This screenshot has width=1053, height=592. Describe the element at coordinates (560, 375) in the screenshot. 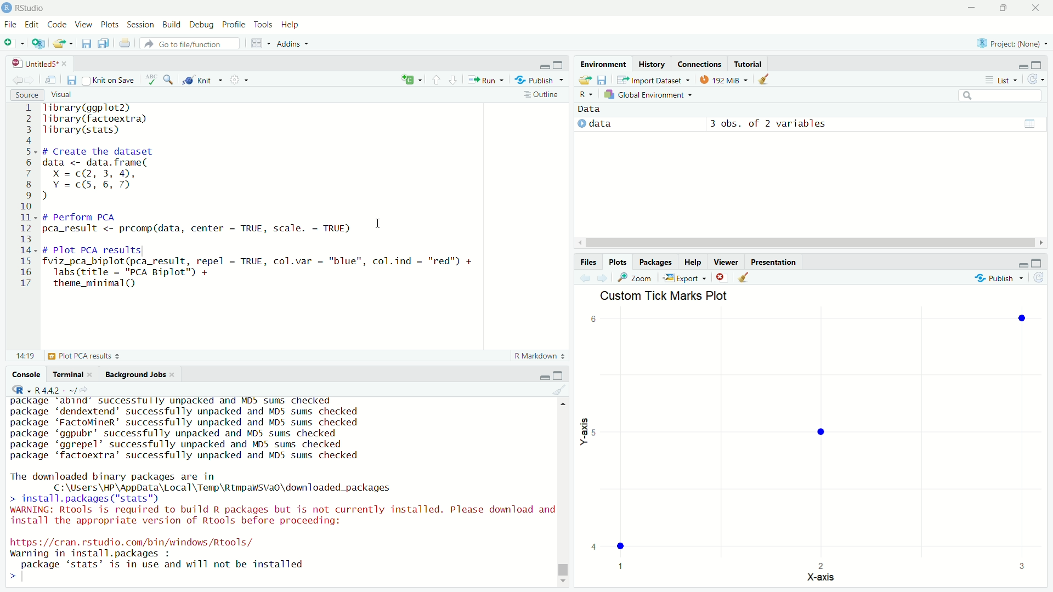

I see `maximize` at that location.